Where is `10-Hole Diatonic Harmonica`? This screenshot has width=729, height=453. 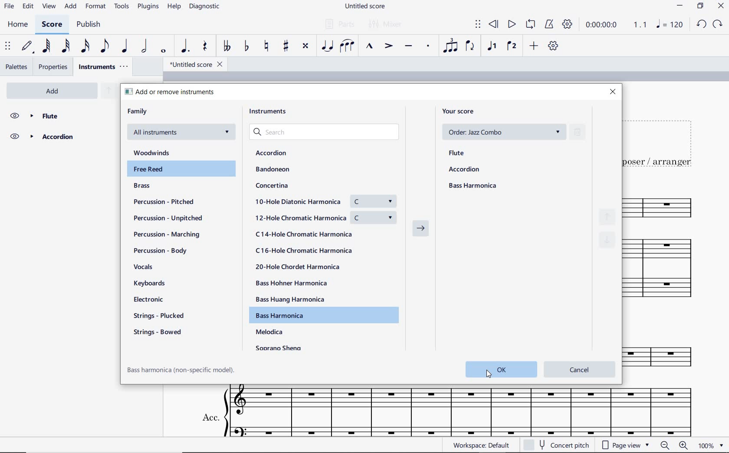
10-Hole Diatonic Harmonica is located at coordinates (325, 200).